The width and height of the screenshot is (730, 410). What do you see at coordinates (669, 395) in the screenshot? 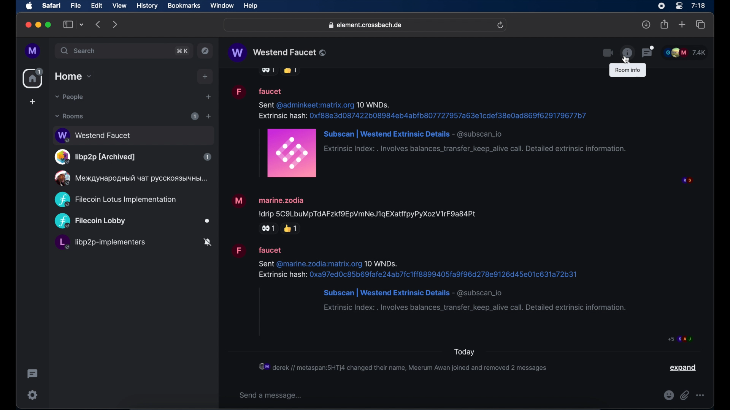
I see `emojis` at bounding box center [669, 395].